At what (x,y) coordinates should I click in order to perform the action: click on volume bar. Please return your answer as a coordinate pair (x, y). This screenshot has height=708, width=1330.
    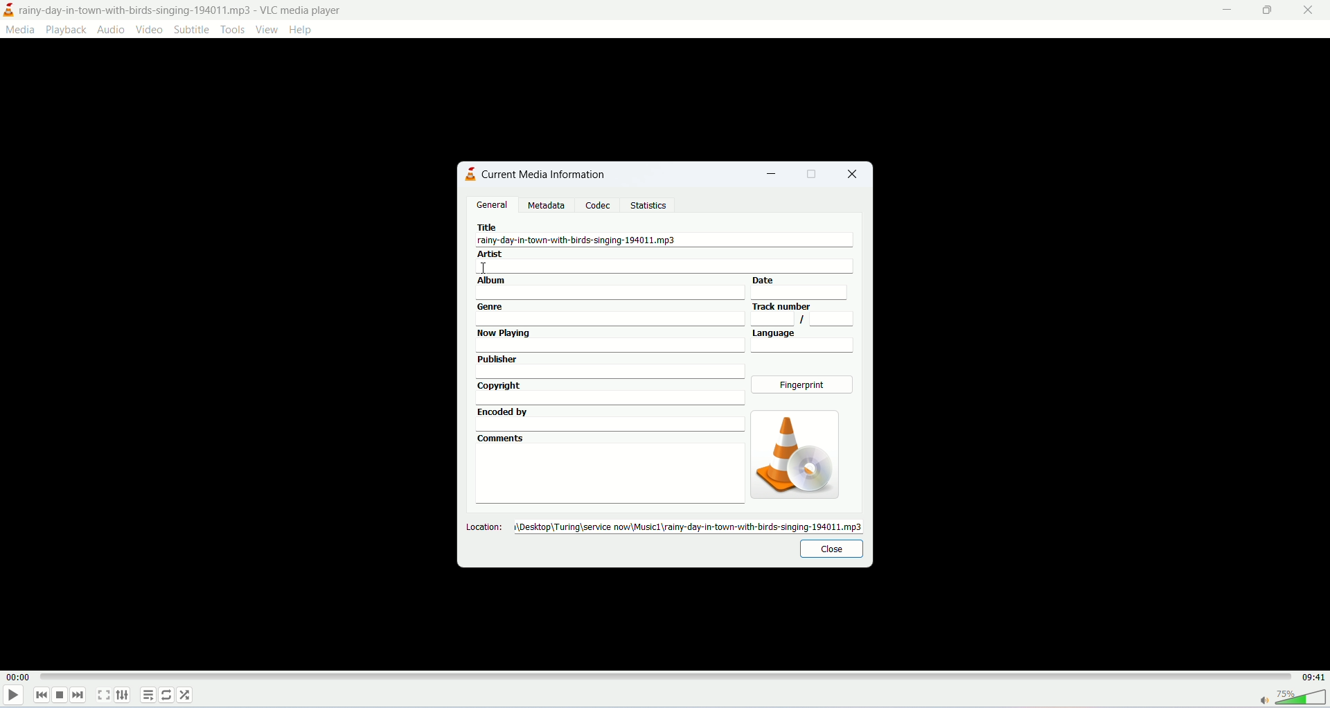
    Looking at the image, I should click on (1289, 698).